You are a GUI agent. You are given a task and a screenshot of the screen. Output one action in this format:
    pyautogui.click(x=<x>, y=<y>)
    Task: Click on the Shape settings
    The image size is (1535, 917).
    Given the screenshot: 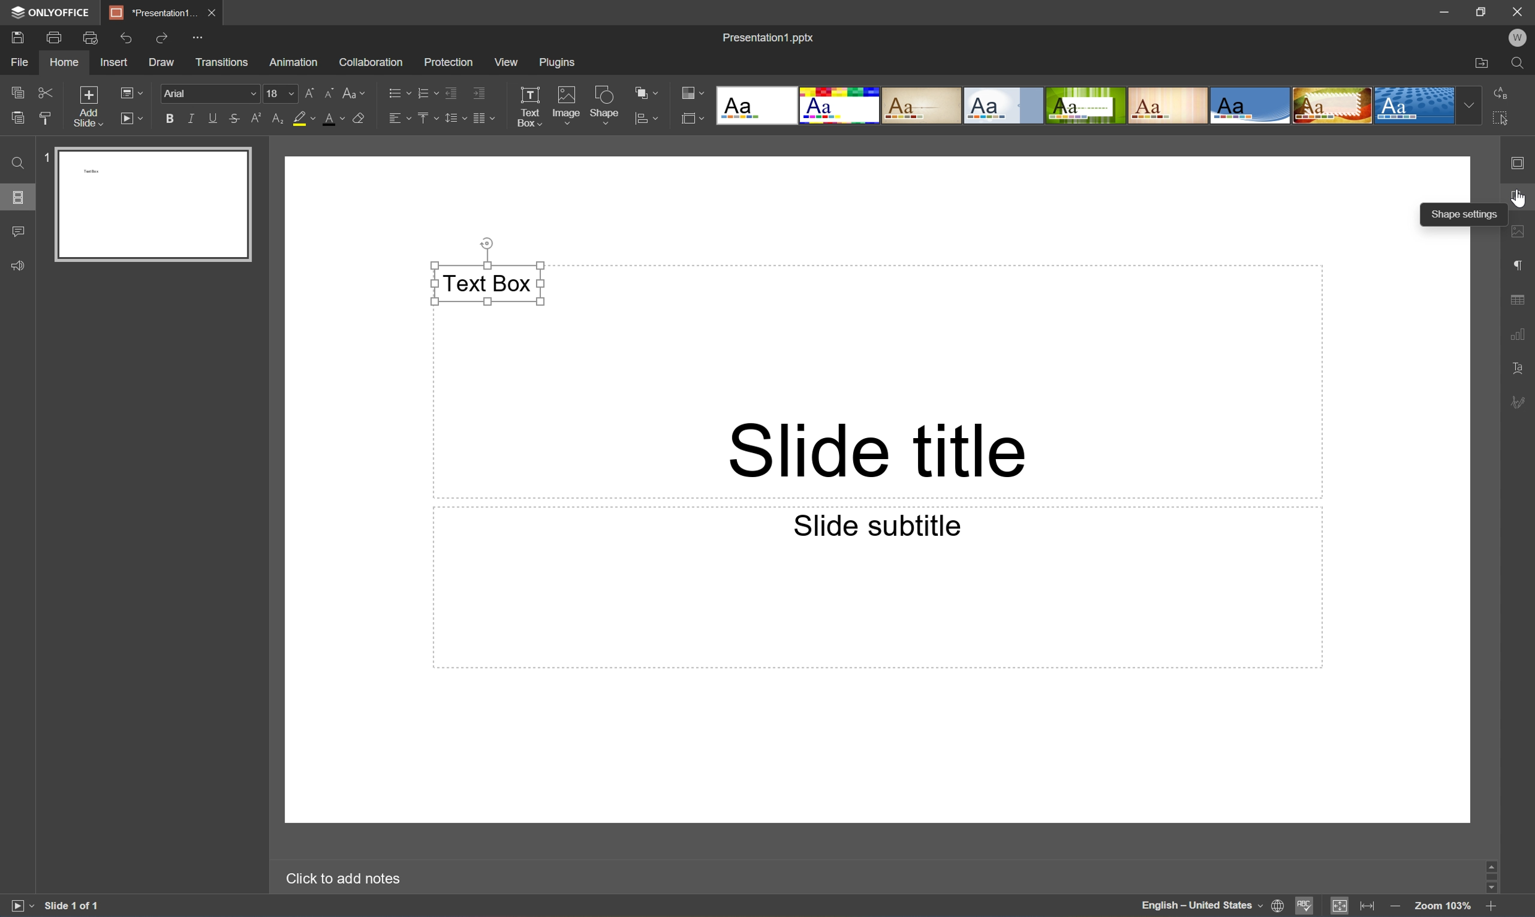 What is the action you would take?
    pyautogui.click(x=1463, y=214)
    